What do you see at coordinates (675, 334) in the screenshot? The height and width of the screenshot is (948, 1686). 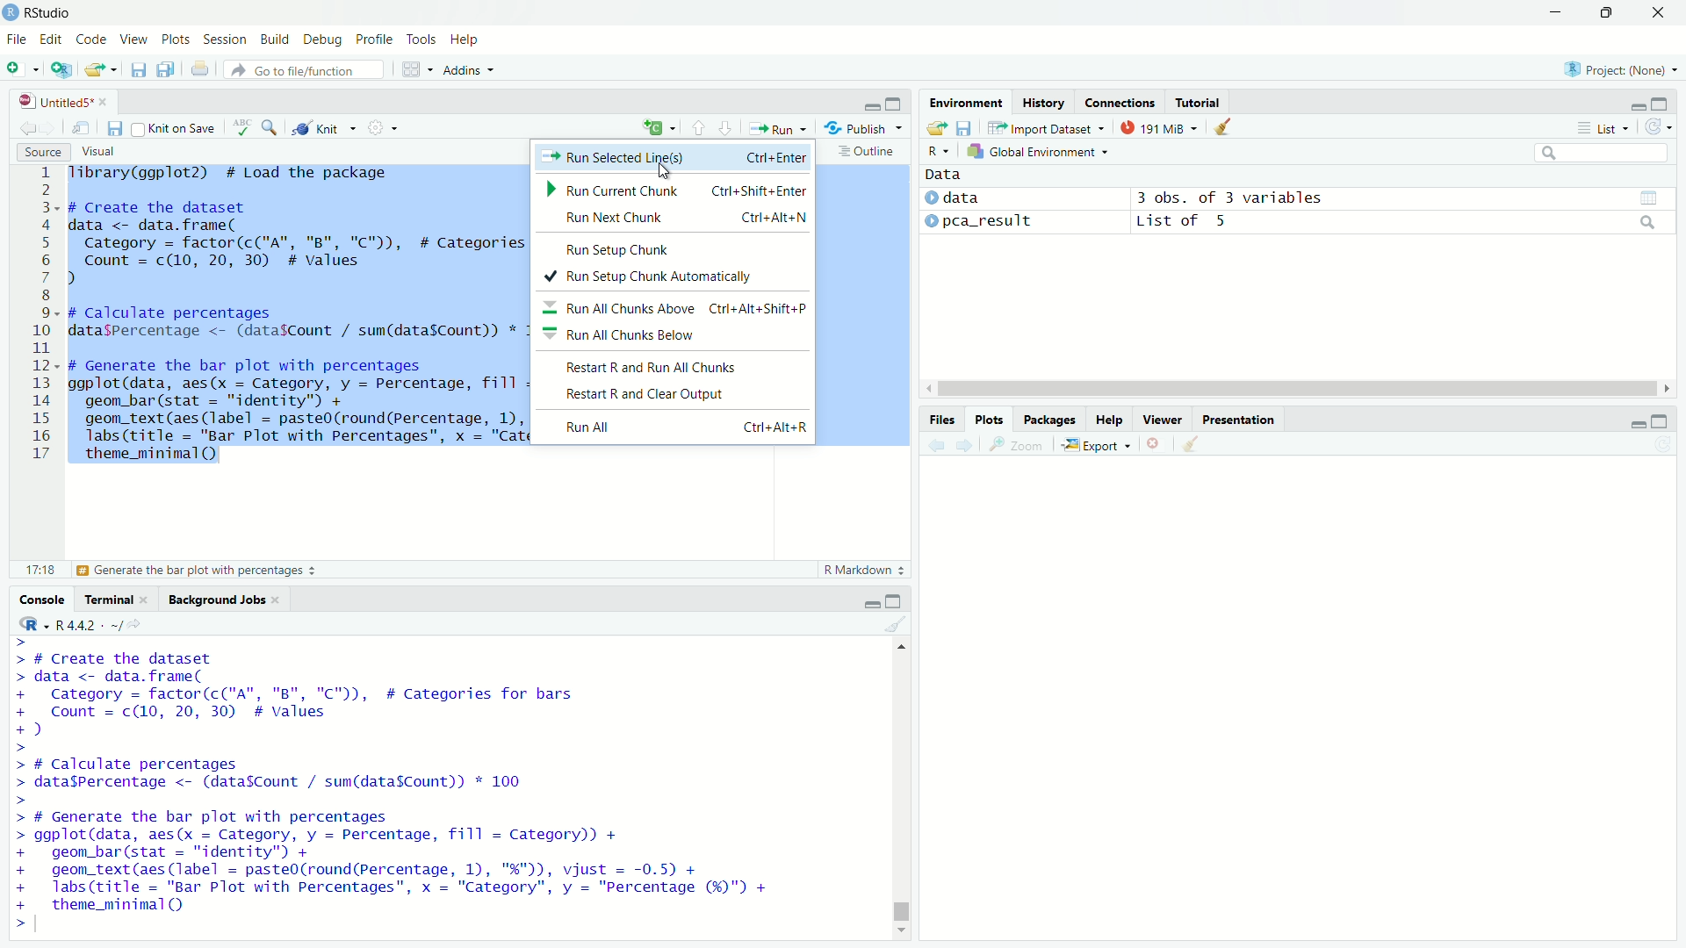 I see `run all chunks below` at bounding box center [675, 334].